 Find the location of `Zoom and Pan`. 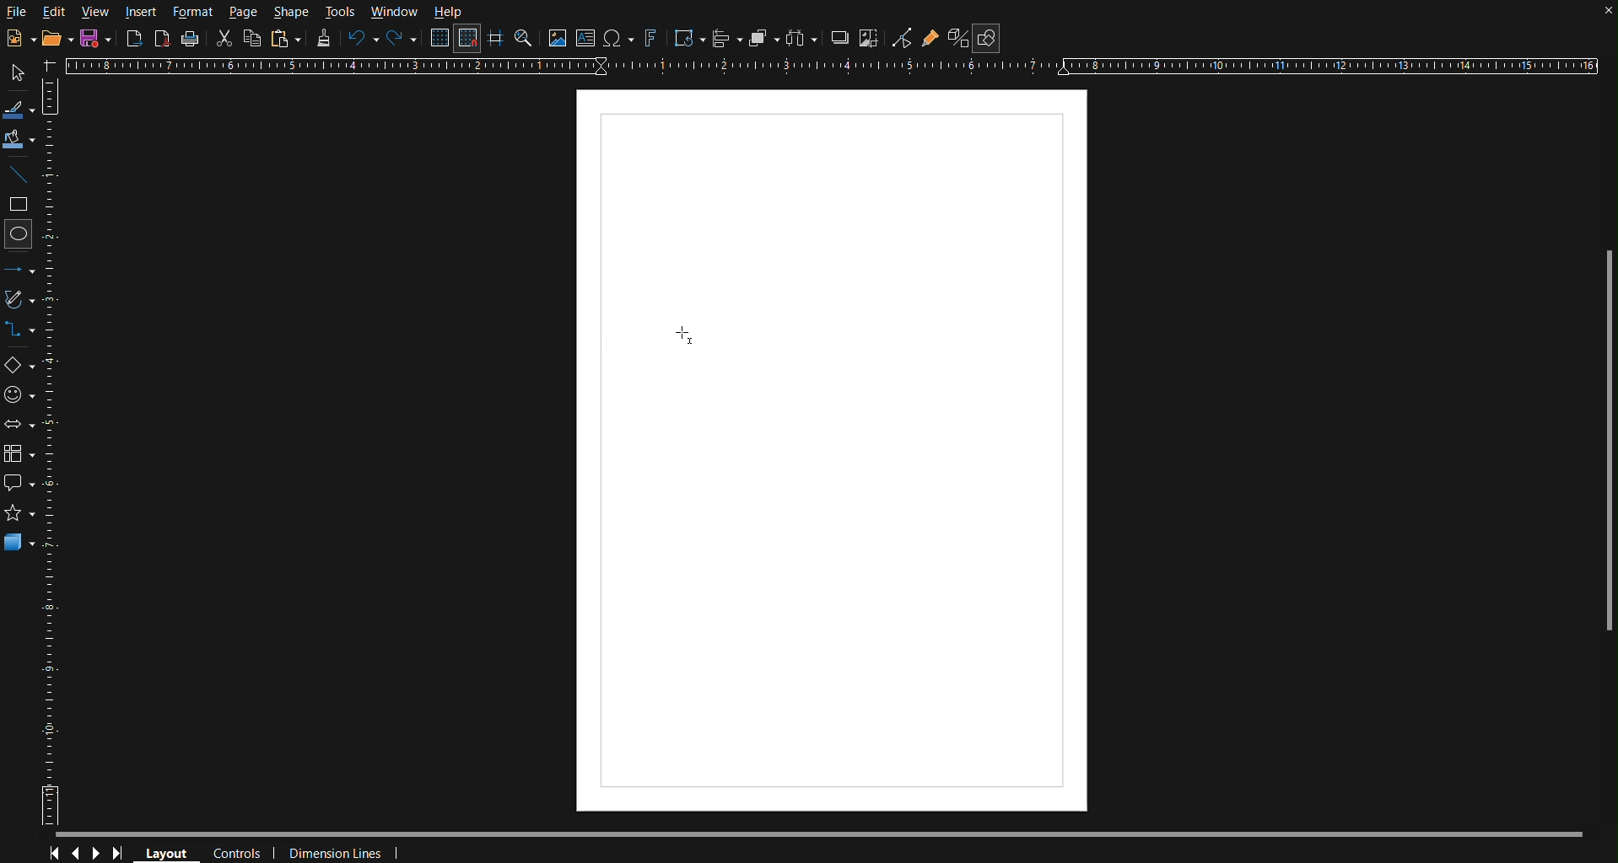

Zoom and Pan is located at coordinates (524, 40).